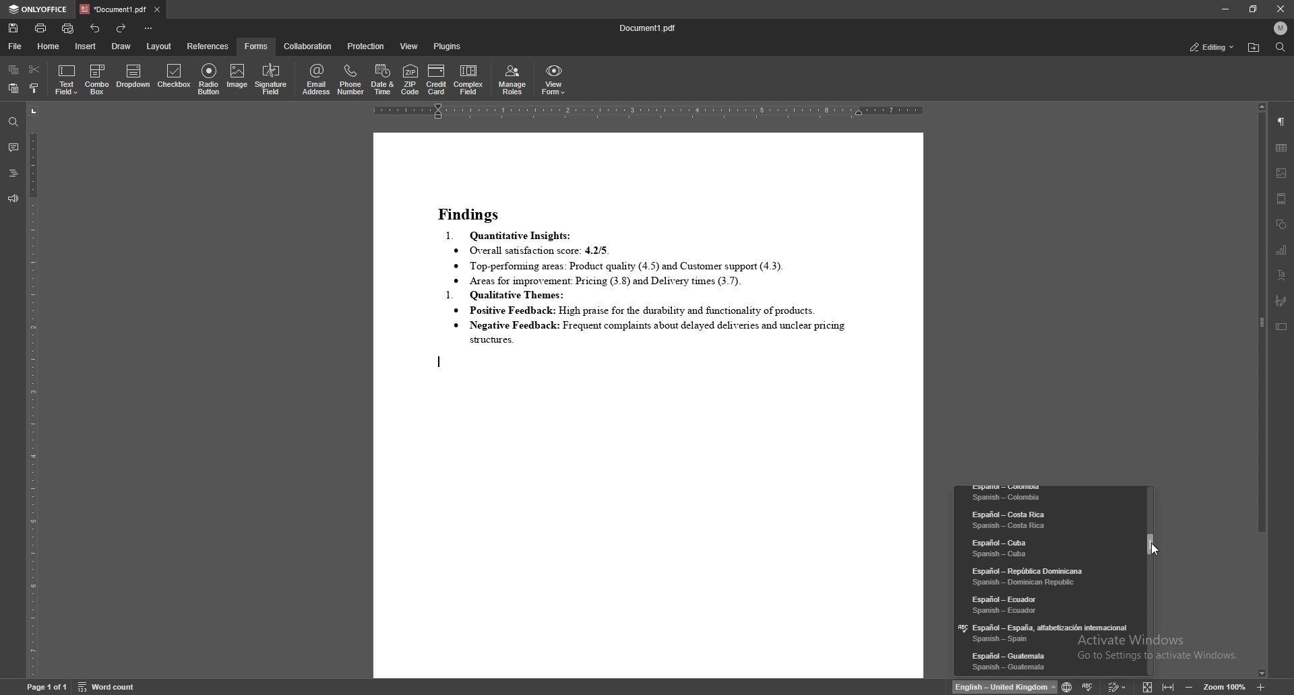 Image resolution: width=1294 pixels, height=695 pixels. I want to click on close, so click(1278, 9).